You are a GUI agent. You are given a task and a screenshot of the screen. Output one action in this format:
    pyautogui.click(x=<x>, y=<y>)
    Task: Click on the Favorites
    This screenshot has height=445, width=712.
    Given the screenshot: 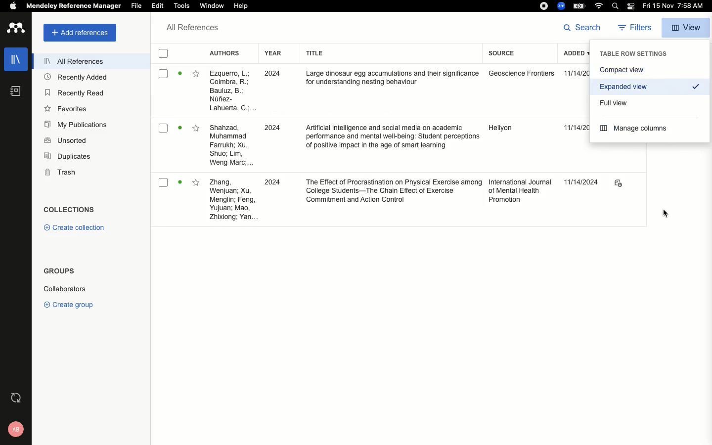 What is the action you would take?
    pyautogui.click(x=197, y=128)
    